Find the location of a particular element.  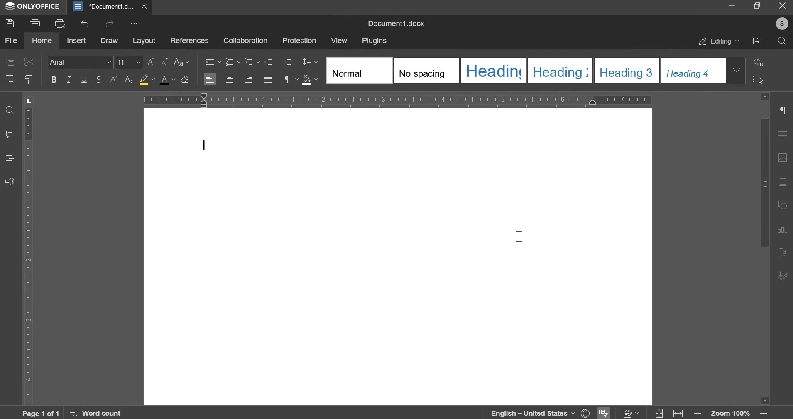

undo is located at coordinates (86, 24).